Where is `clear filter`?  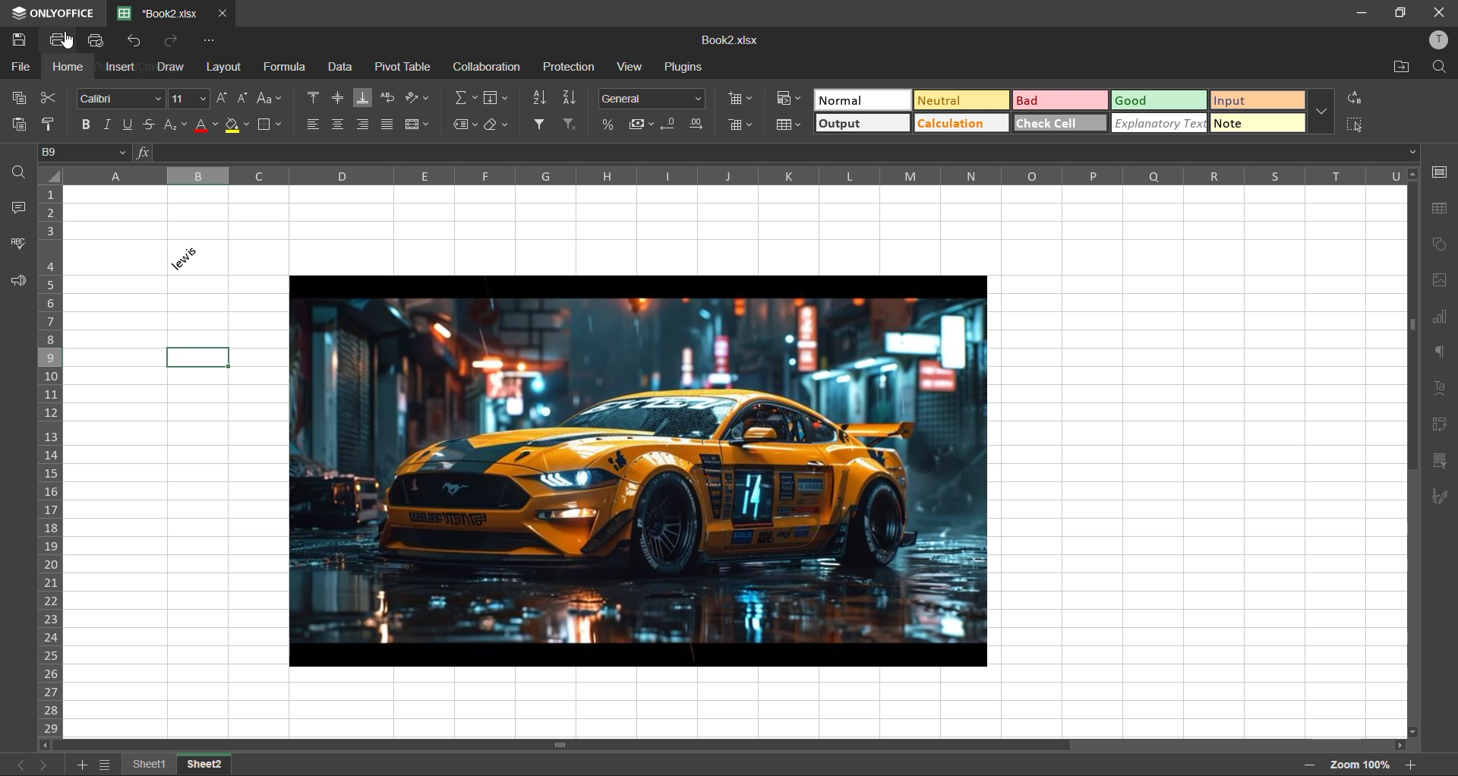 clear filter is located at coordinates (570, 125).